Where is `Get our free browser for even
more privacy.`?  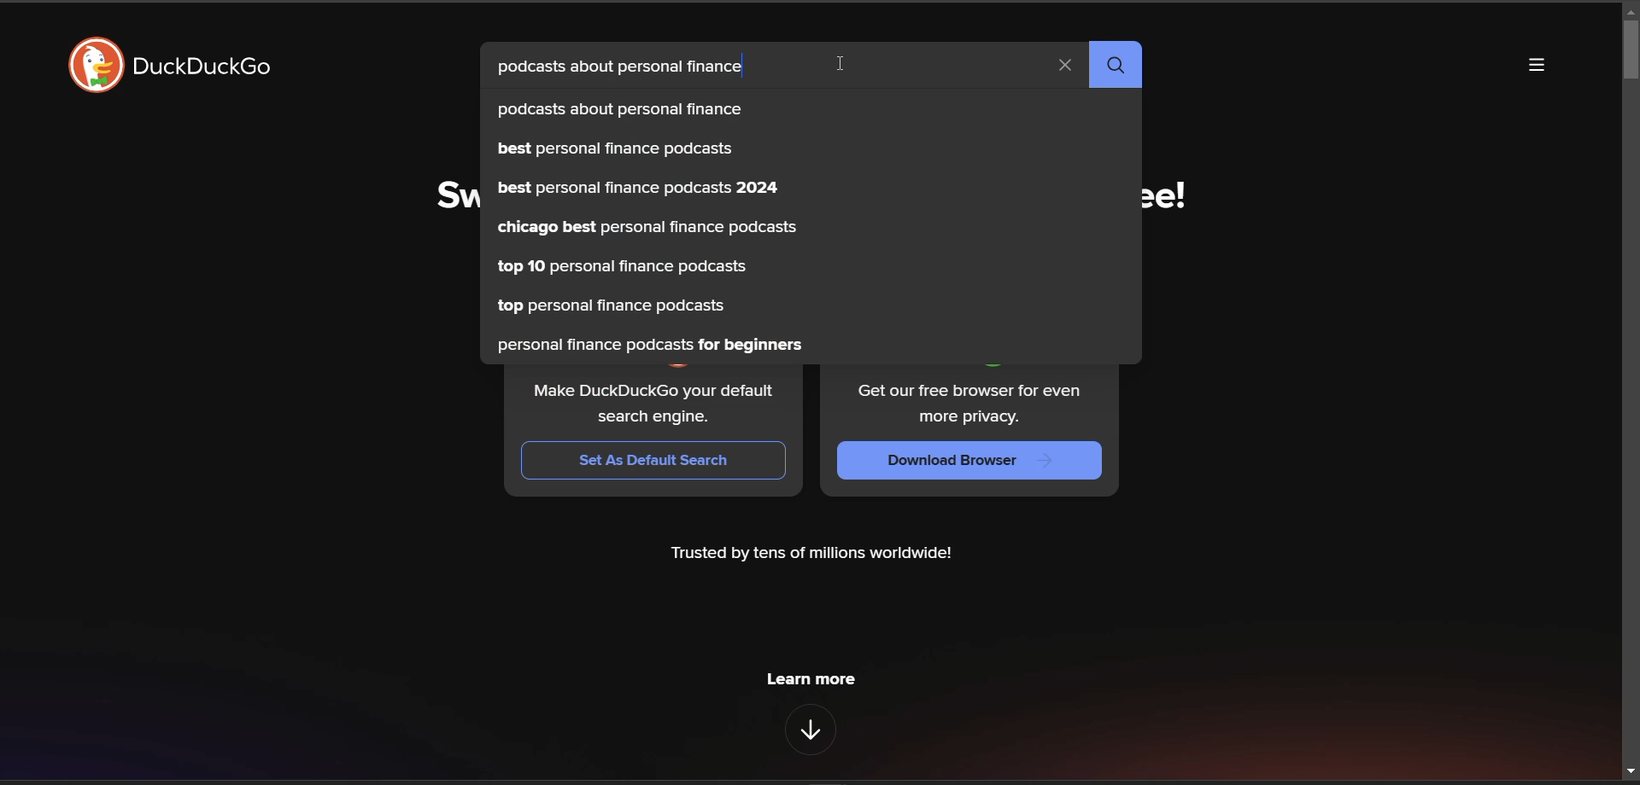
Get our free browser for even
more privacy. is located at coordinates (972, 404).